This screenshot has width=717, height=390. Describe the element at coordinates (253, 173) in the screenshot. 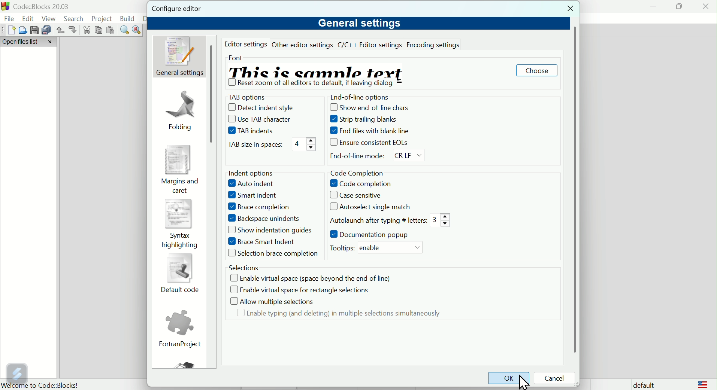

I see `Intent options` at that location.